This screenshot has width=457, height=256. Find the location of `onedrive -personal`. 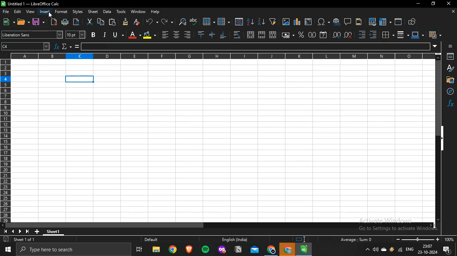

onedrive -personal is located at coordinates (384, 251).